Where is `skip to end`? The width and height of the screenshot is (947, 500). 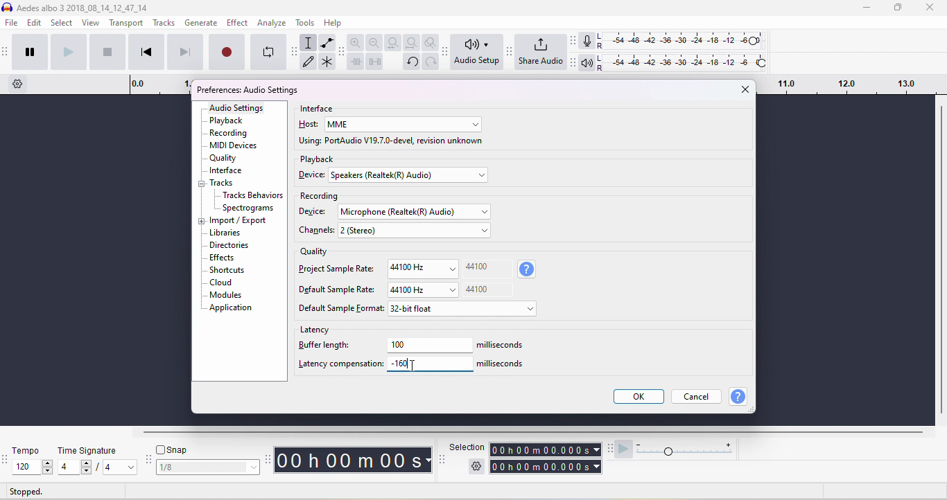 skip to end is located at coordinates (184, 51).